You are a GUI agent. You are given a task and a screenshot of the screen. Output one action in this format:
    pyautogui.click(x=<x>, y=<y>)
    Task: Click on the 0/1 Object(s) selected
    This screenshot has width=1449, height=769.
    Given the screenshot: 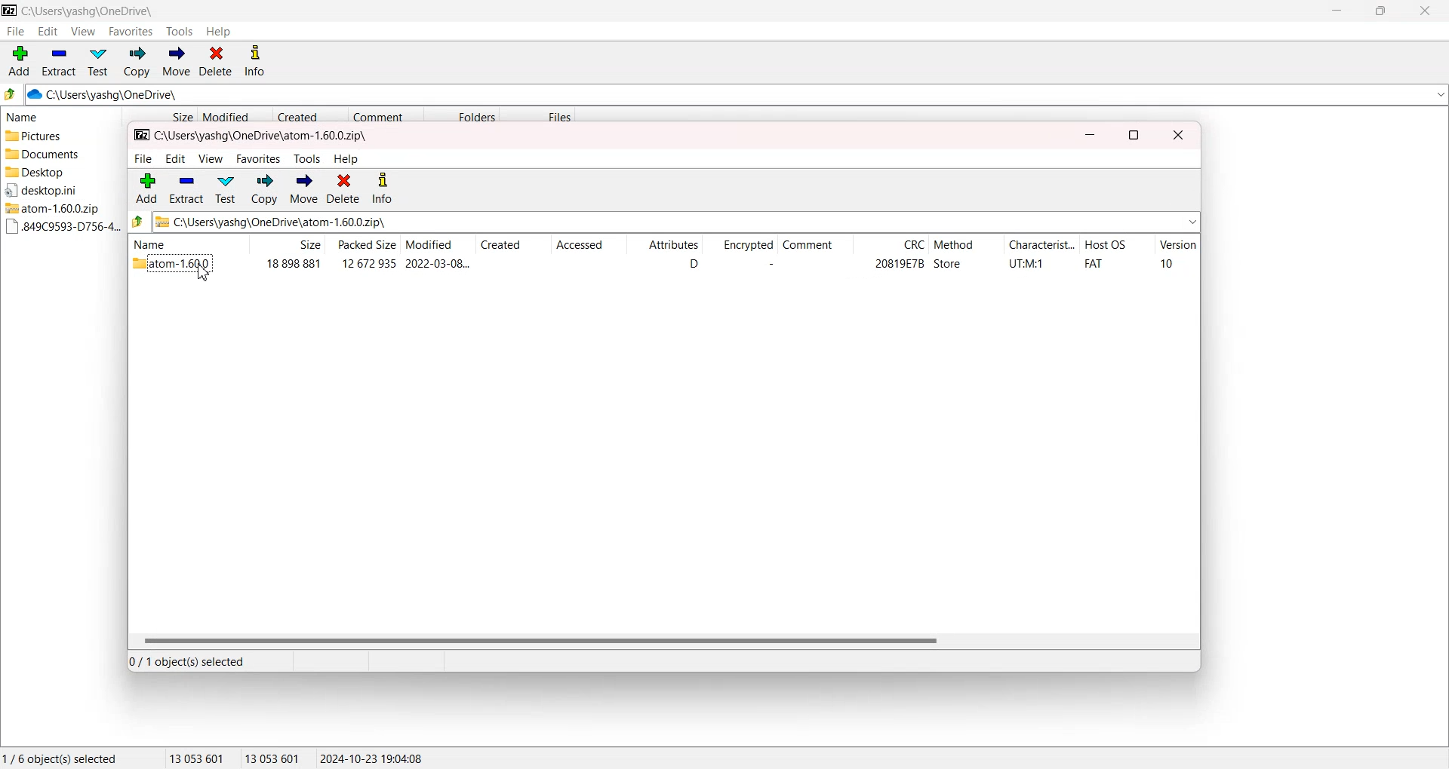 What is the action you would take?
    pyautogui.click(x=188, y=660)
    